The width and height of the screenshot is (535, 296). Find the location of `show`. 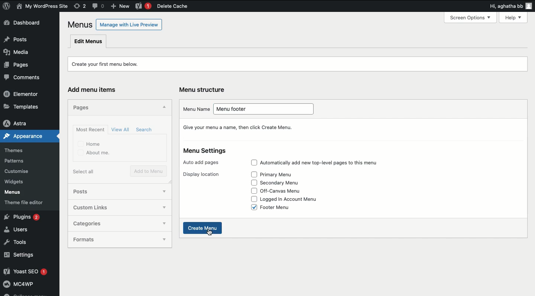

show is located at coordinates (162, 192).